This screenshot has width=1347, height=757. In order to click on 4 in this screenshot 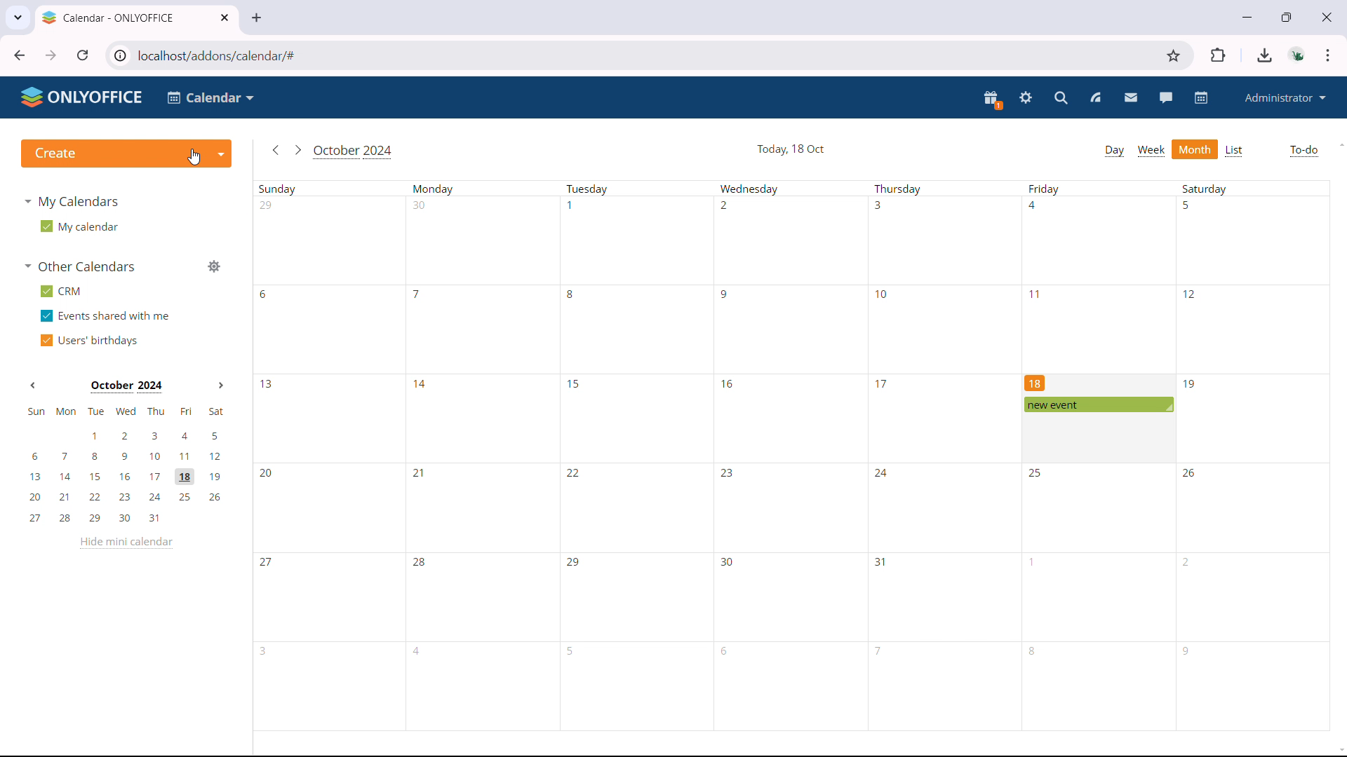, I will do `click(419, 651)`.